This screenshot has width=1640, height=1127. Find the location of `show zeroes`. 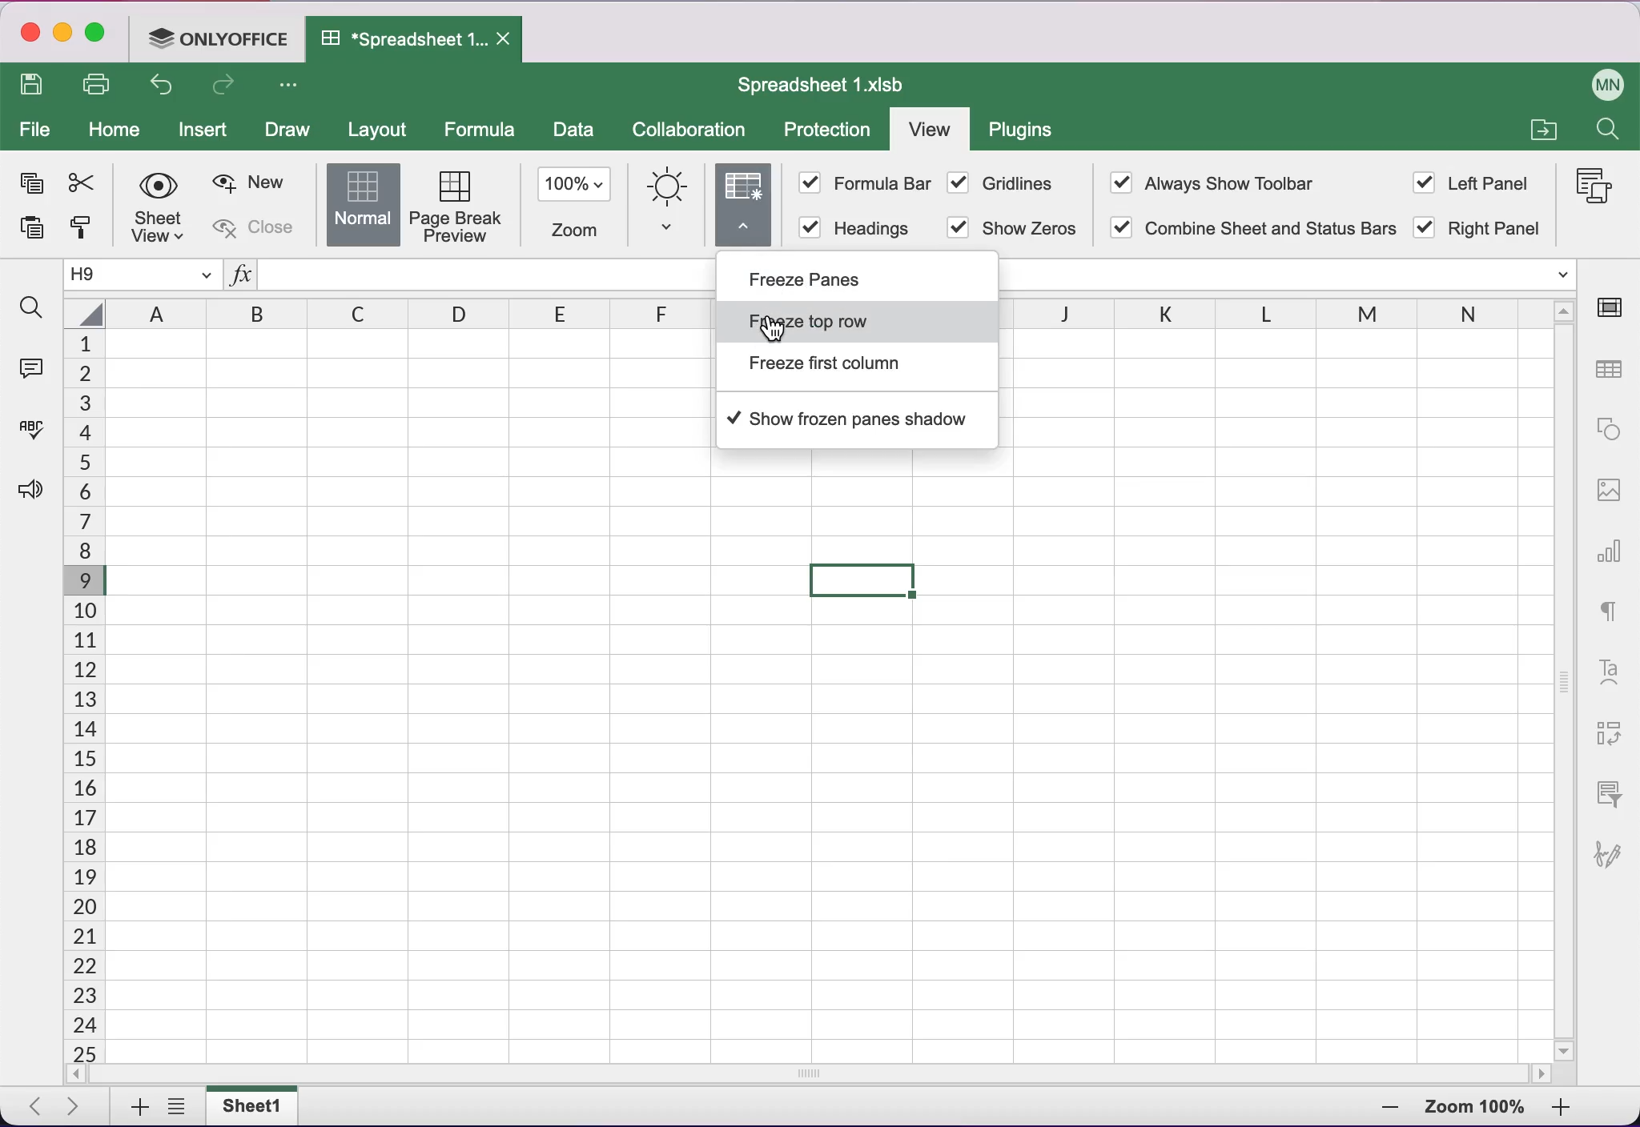

show zeroes is located at coordinates (1017, 227).